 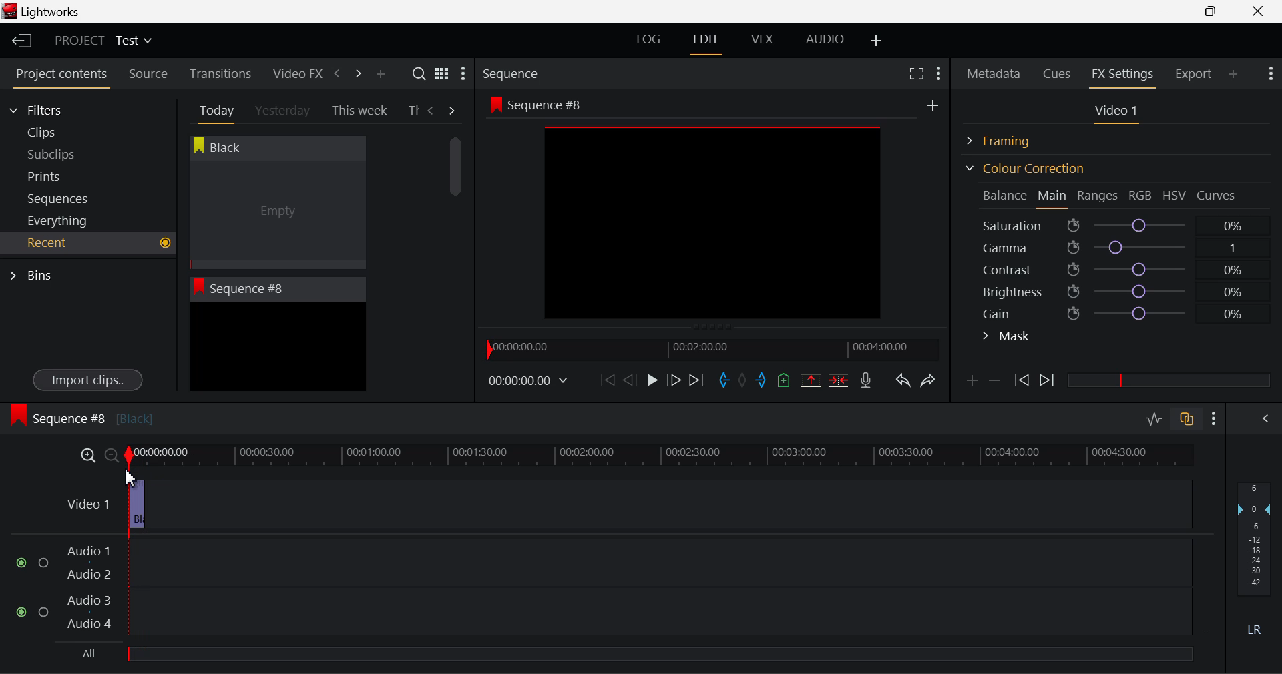 What do you see at coordinates (453, 109) in the screenshot?
I see `Next Tab` at bounding box center [453, 109].